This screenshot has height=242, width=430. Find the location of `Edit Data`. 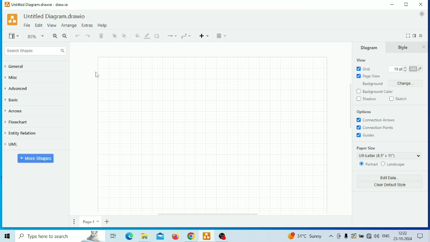

Edit Data is located at coordinates (389, 177).